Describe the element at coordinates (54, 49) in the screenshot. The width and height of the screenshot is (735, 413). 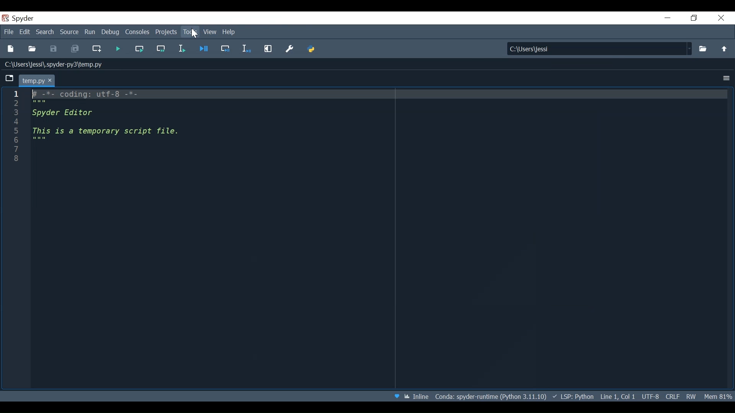
I see `Save File` at that location.